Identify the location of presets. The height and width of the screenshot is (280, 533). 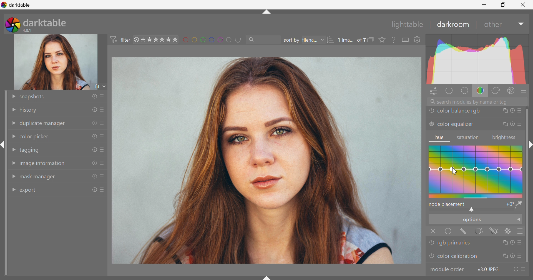
(103, 110).